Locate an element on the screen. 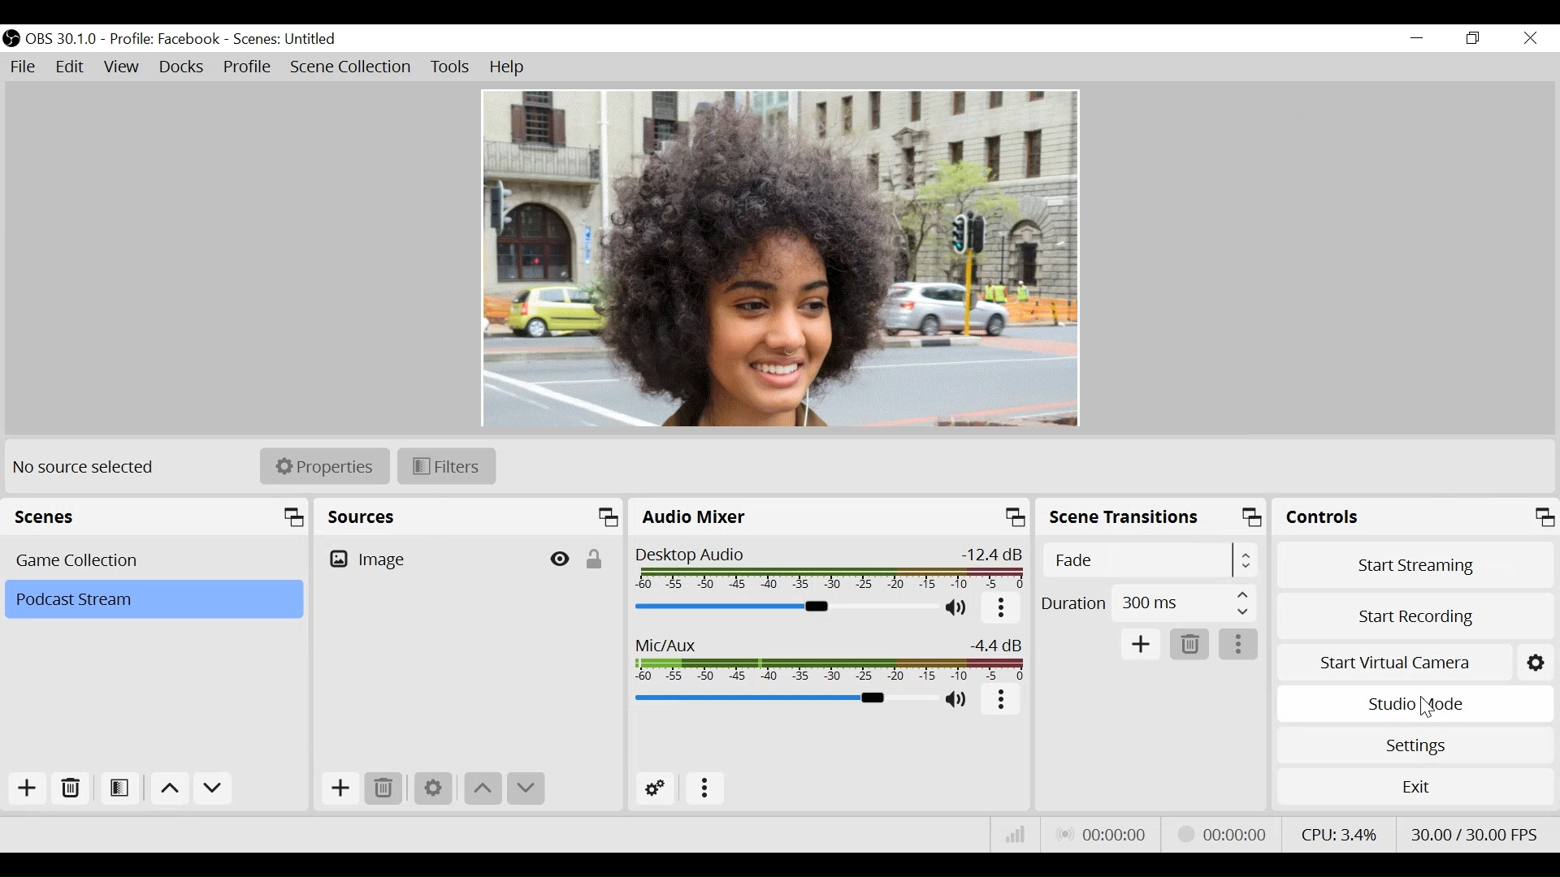  Start Recording is located at coordinates (1413, 616).